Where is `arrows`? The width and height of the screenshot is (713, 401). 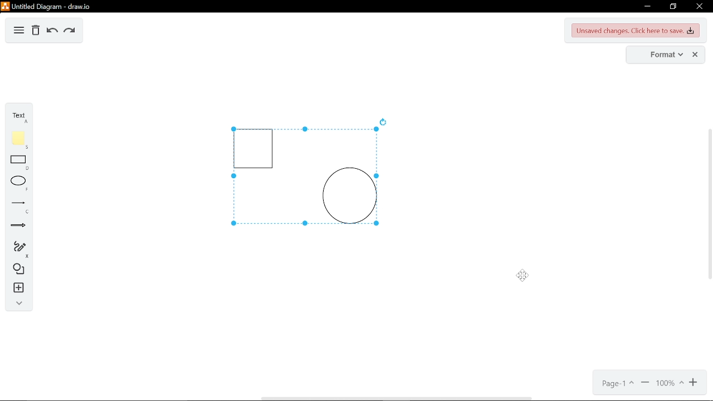
arrows is located at coordinates (18, 227).